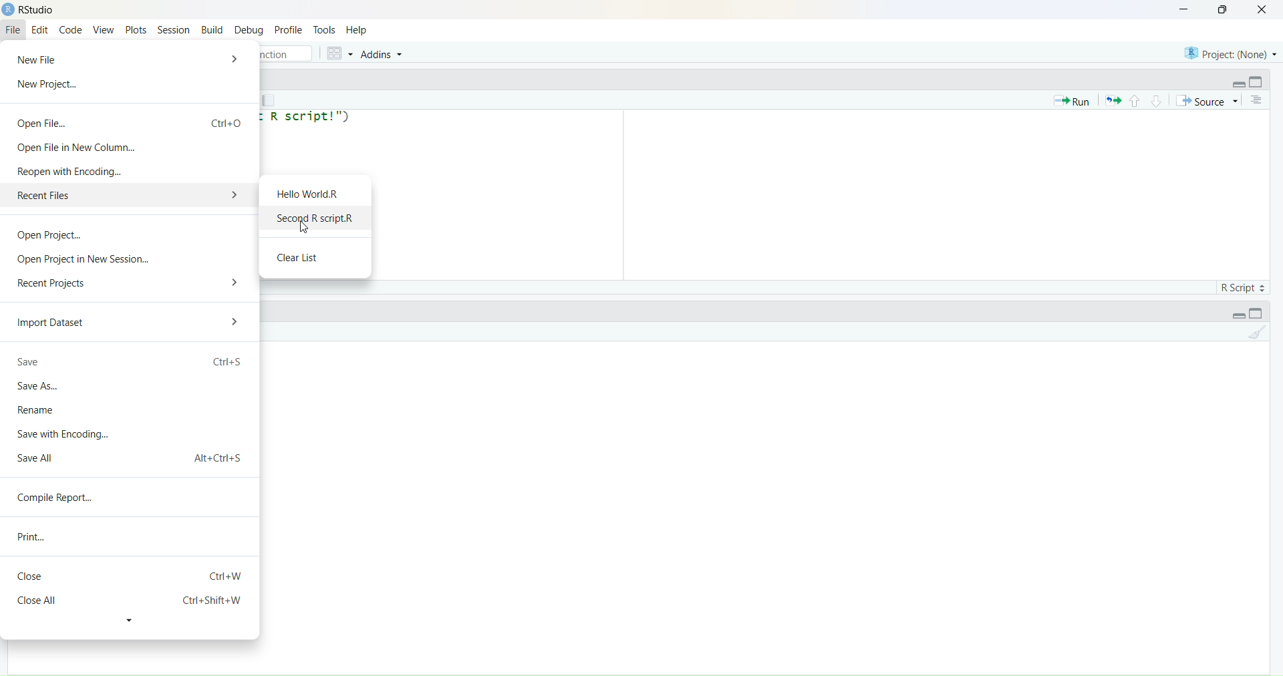 This screenshot has width=1283, height=676. What do you see at coordinates (74, 147) in the screenshot?
I see `Open File in New Column...` at bounding box center [74, 147].